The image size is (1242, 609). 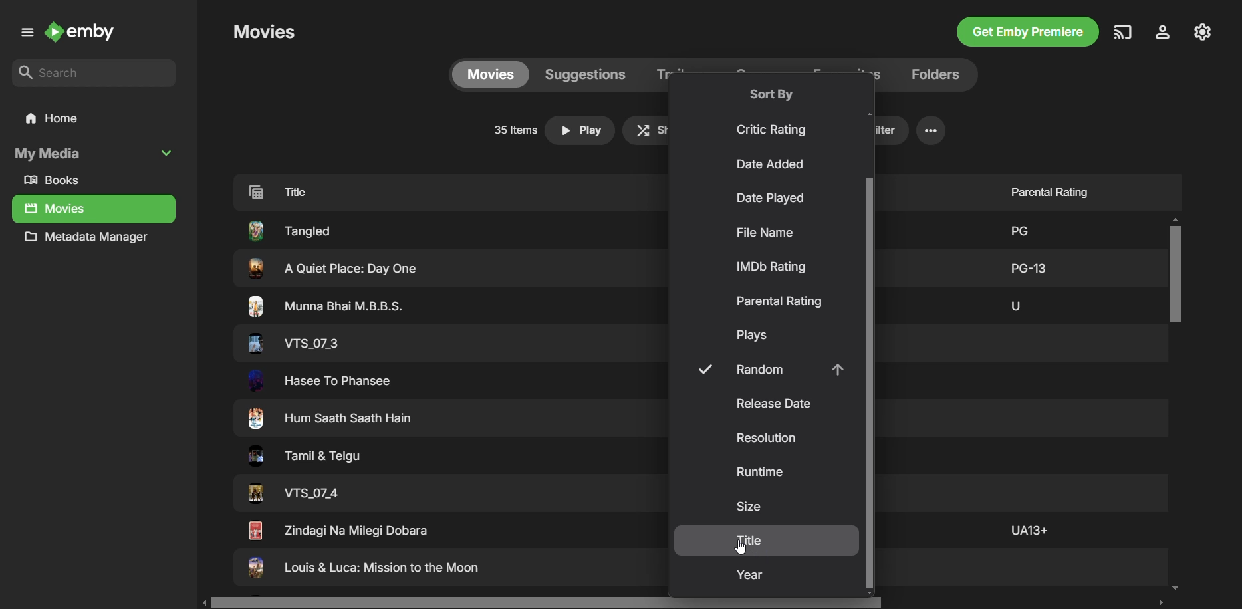 I want to click on Critic Rating, so click(x=774, y=130).